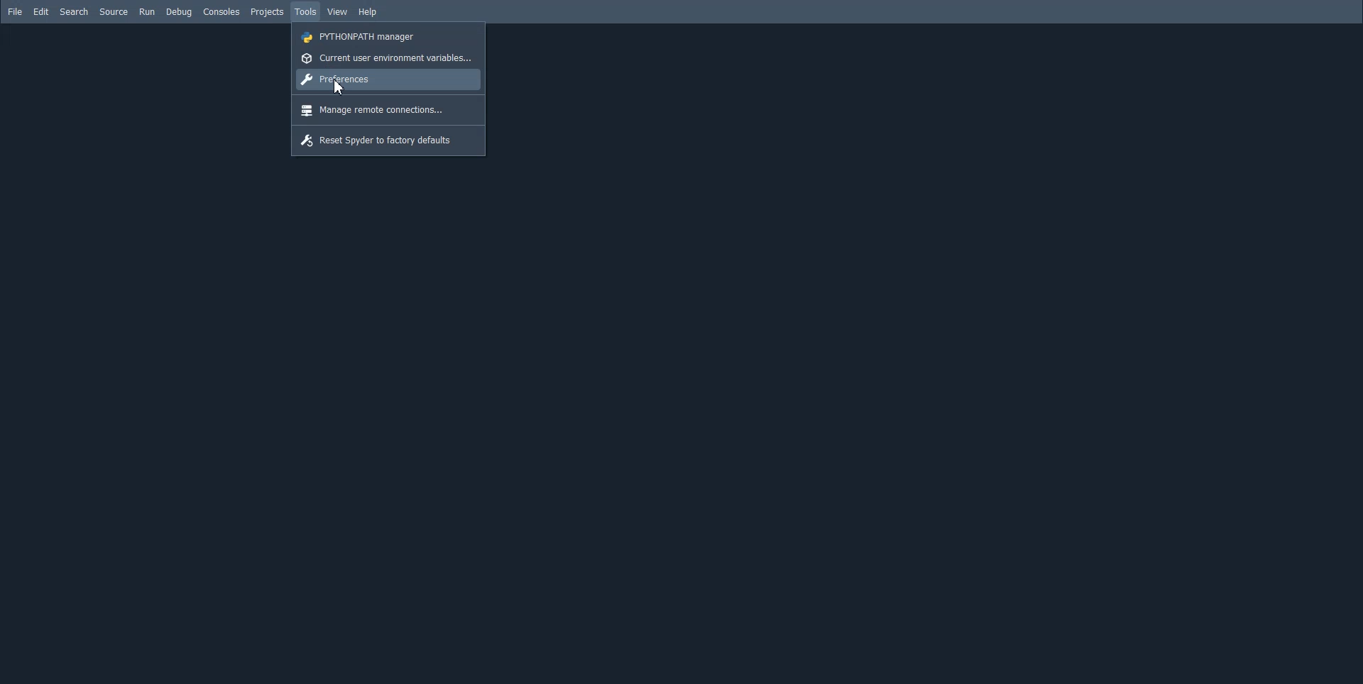  I want to click on View, so click(339, 12).